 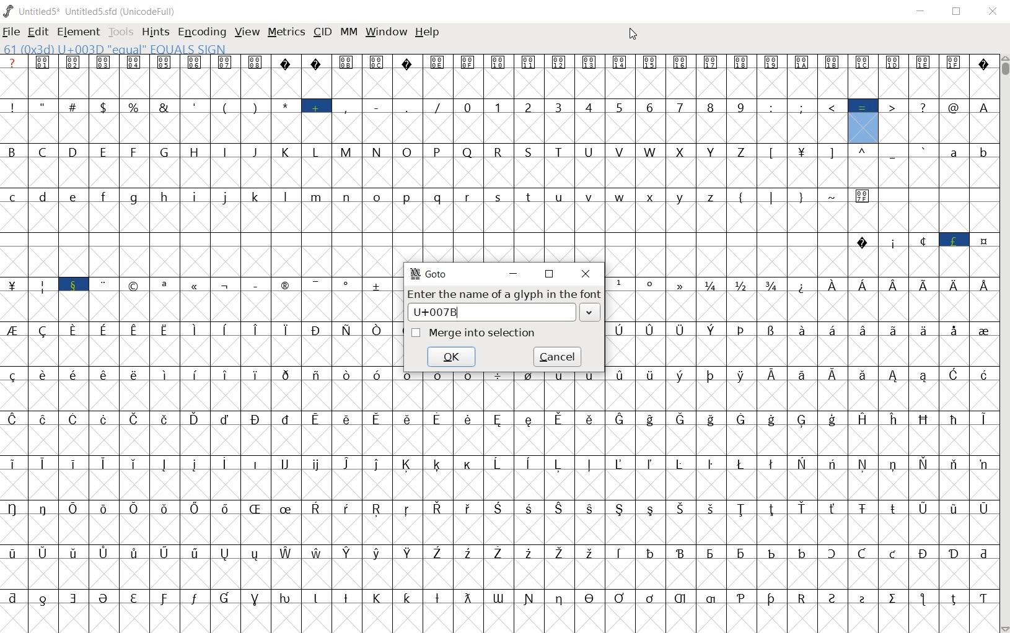 I want to click on cid, so click(x=322, y=32).